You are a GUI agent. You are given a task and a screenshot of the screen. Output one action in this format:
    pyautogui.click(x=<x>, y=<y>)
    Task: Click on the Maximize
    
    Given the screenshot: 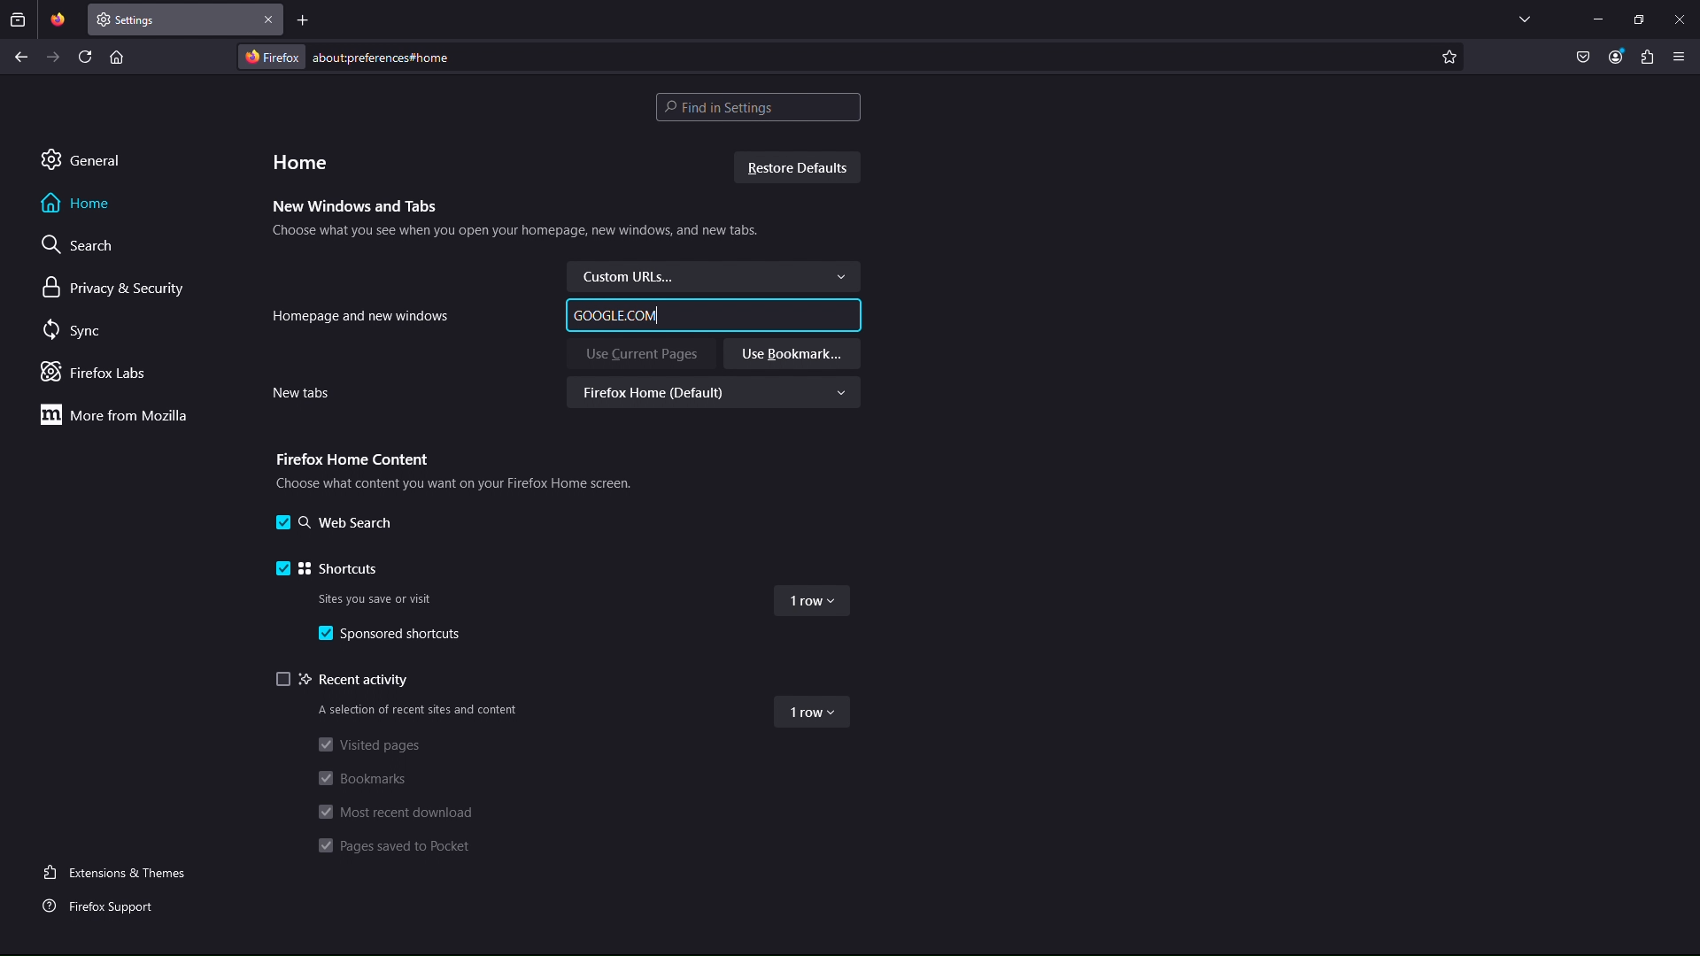 What is the action you would take?
    pyautogui.click(x=1639, y=19)
    